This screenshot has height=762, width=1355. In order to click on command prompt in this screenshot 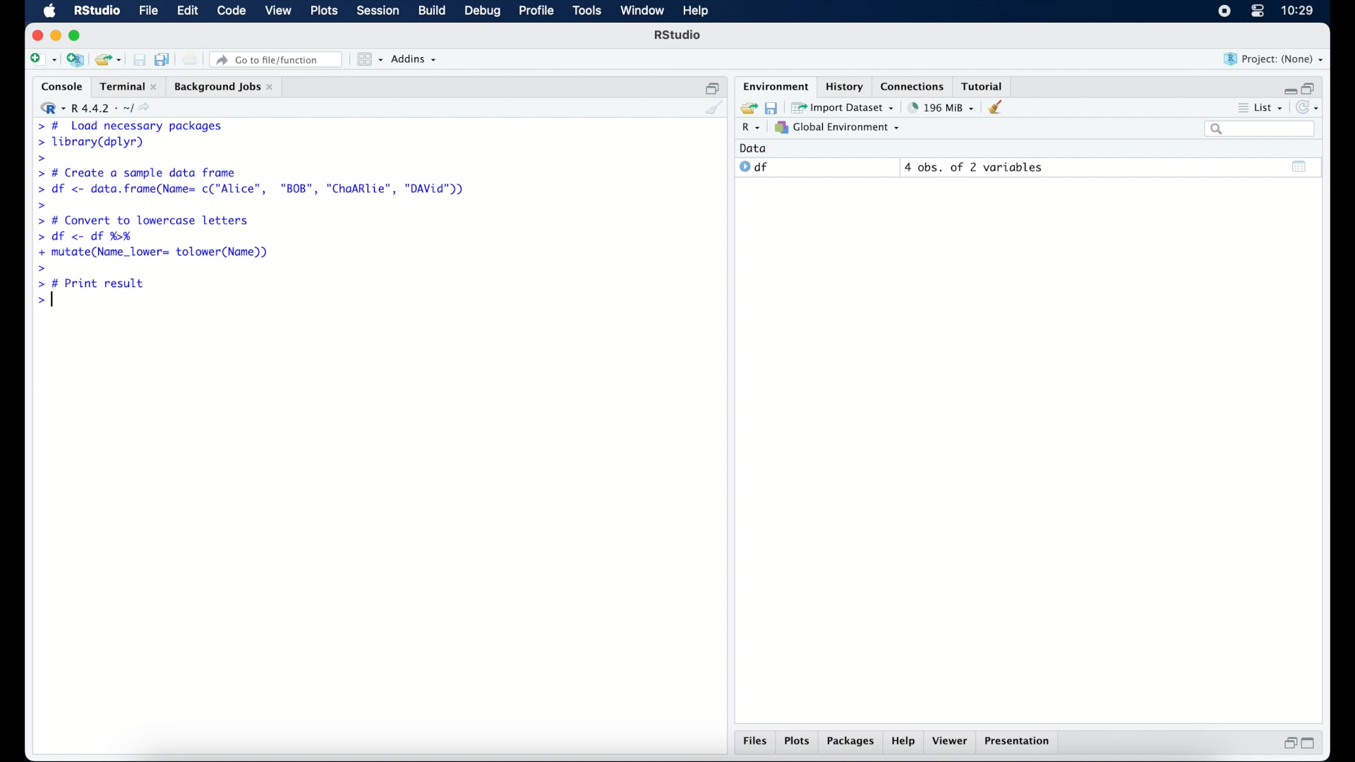, I will do `click(42, 205)`.